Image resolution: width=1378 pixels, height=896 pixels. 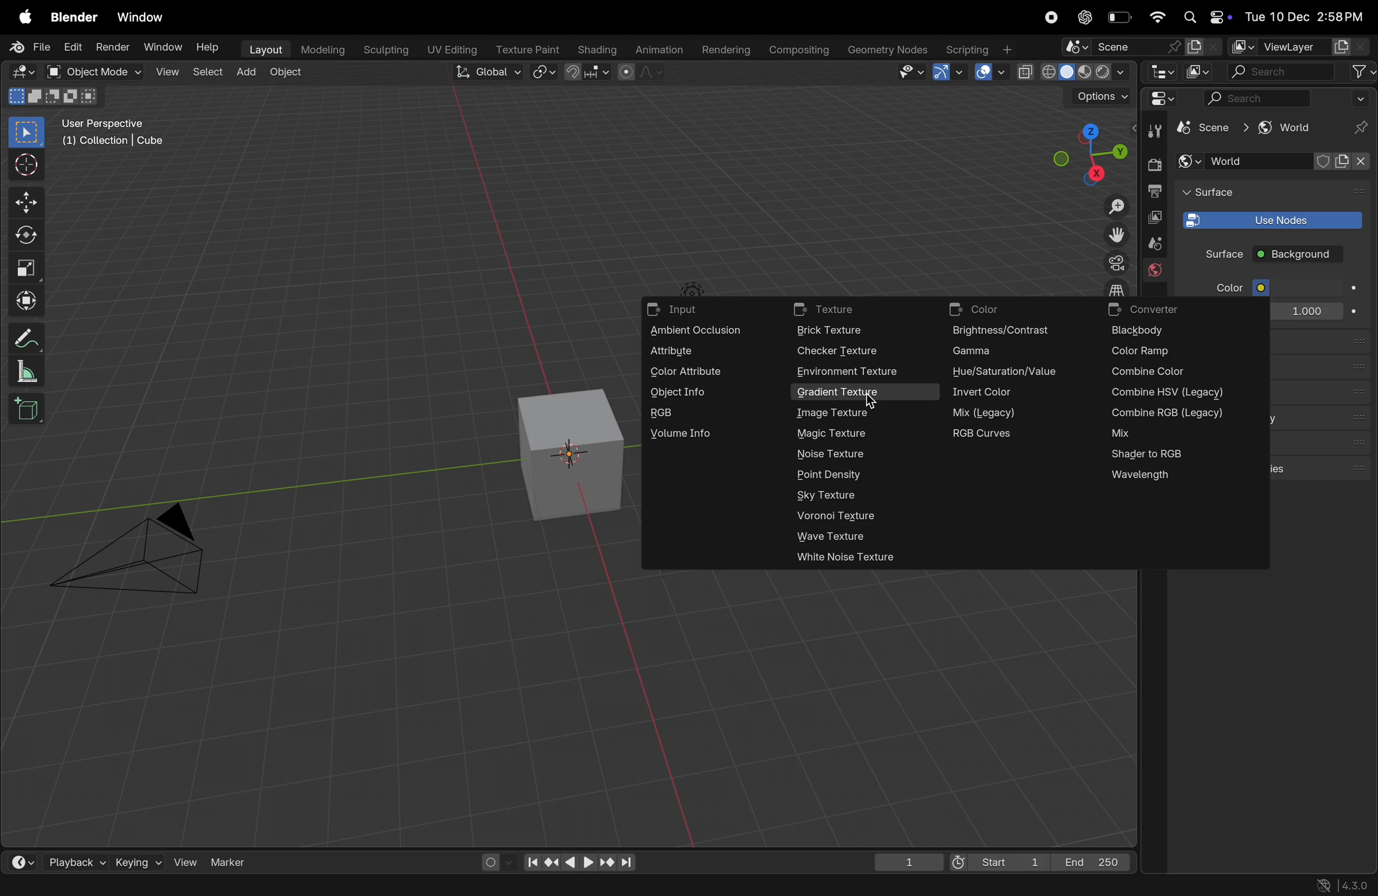 What do you see at coordinates (323, 49) in the screenshot?
I see `Modelling` at bounding box center [323, 49].